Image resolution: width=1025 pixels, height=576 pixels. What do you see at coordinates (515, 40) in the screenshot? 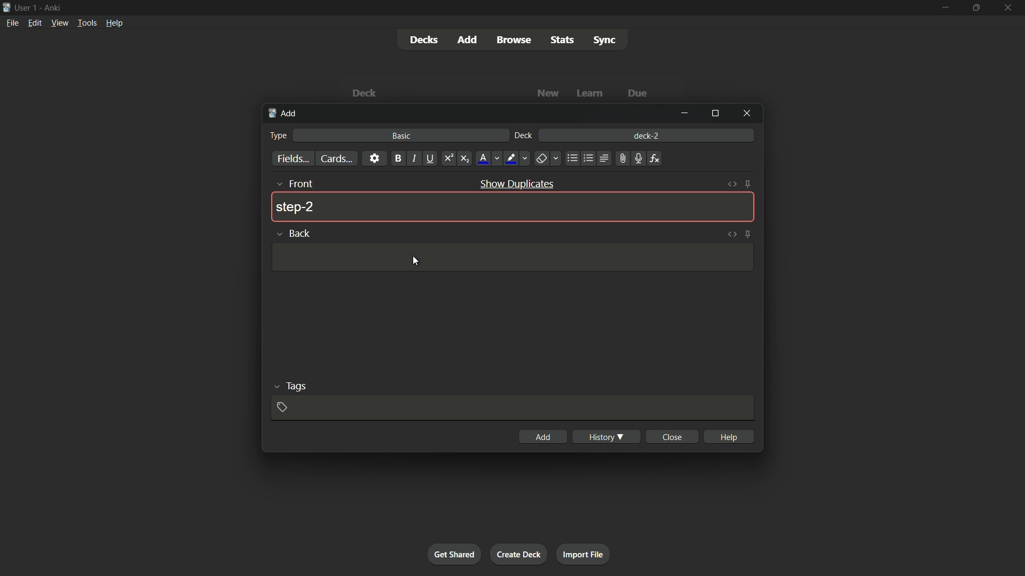
I see `browse` at bounding box center [515, 40].